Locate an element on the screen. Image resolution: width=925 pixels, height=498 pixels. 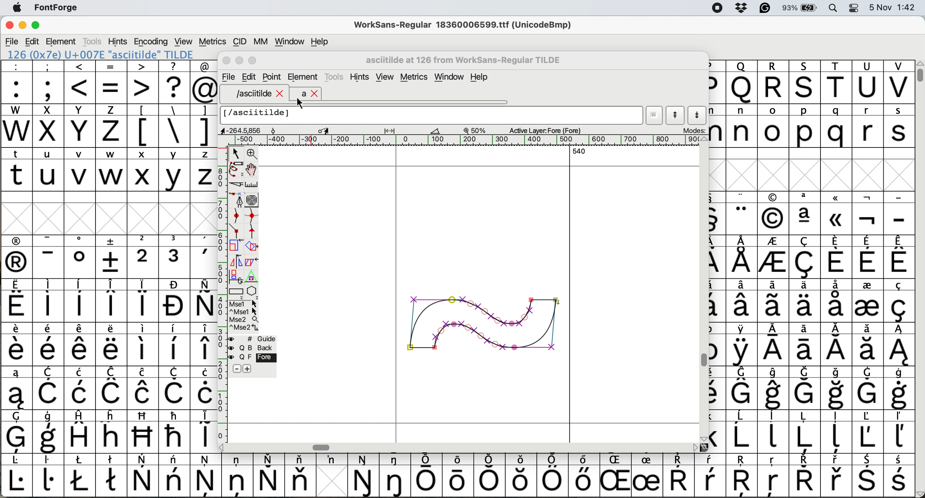
symbol is located at coordinates (838, 432).